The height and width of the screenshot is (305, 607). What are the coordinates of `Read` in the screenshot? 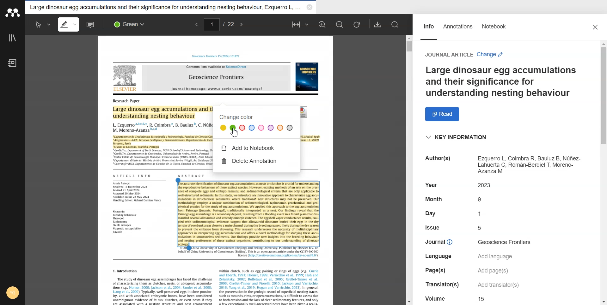 It's located at (443, 114).